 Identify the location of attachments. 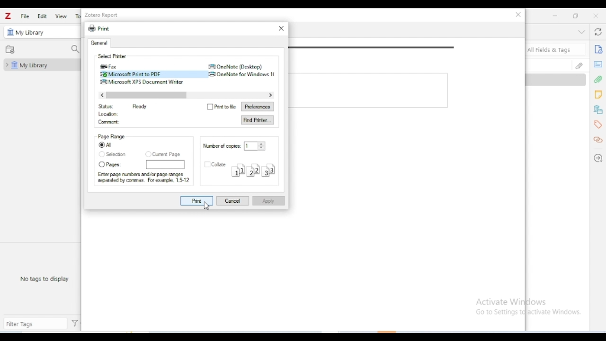
(579, 65).